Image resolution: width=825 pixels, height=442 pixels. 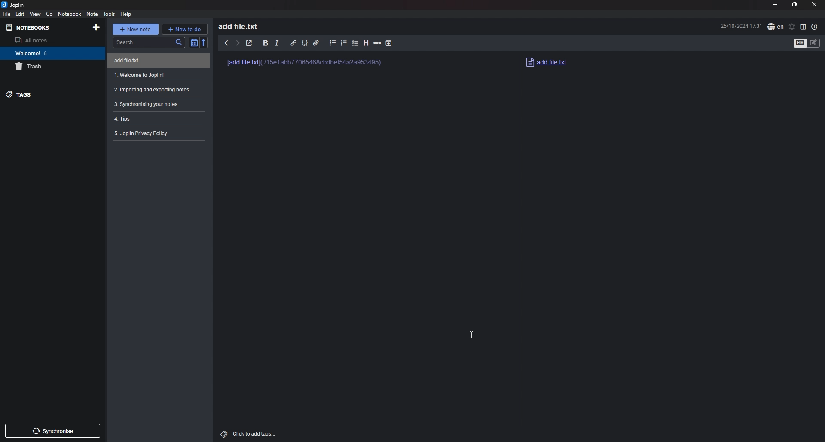 What do you see at coordinates (237, 43) in the screenshot?
I see `forward` at bounding box center [237, 43].